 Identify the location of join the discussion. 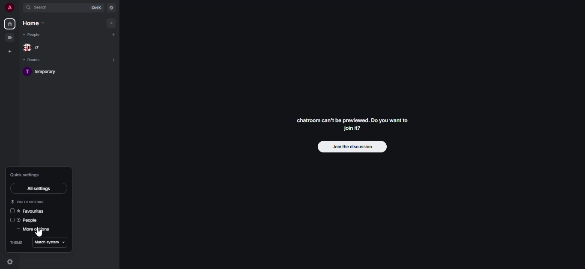
(351, 146).